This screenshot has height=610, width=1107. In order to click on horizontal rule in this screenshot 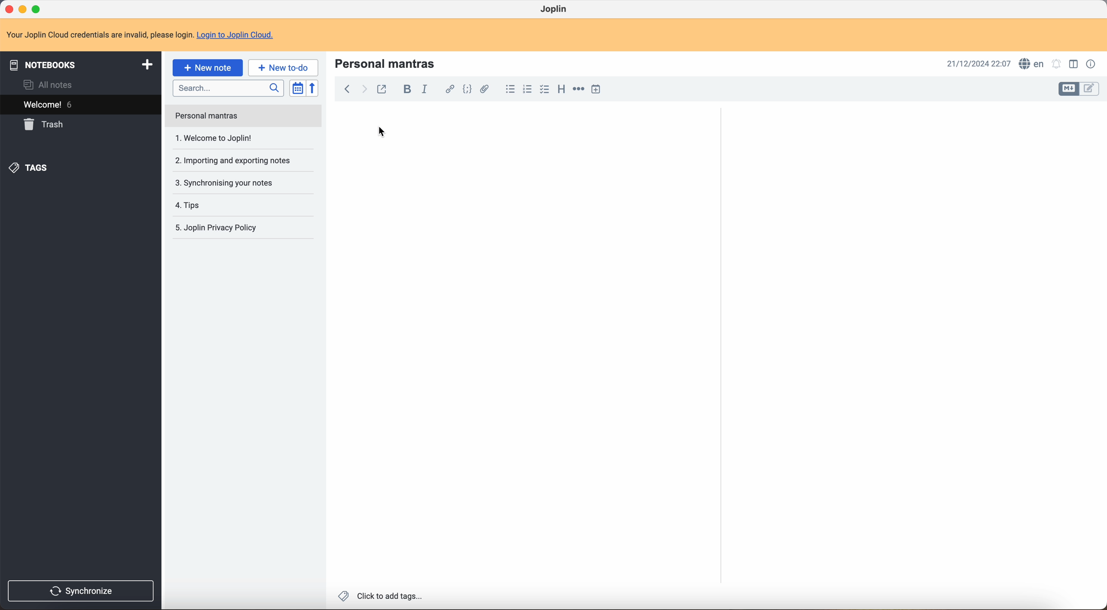, I will do `click(579, 91)`.